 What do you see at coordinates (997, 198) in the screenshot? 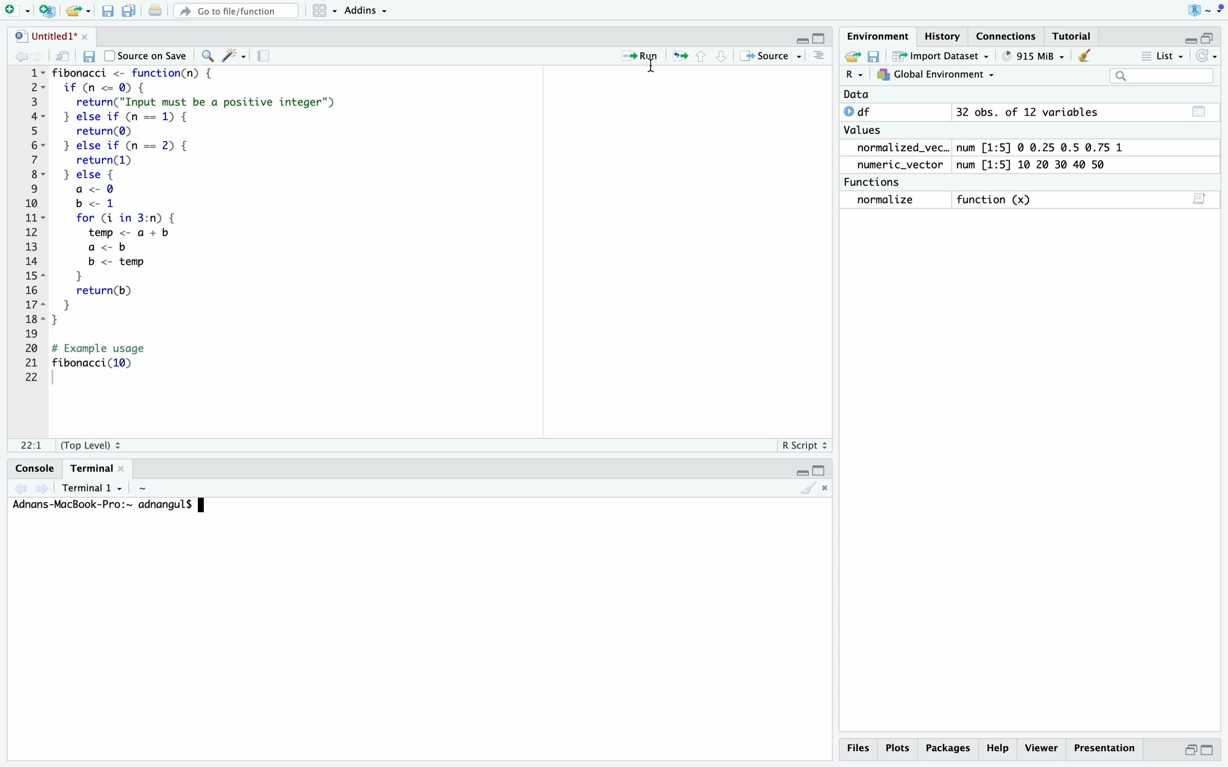
I see `function (x)` at bounding box center [997, 198].